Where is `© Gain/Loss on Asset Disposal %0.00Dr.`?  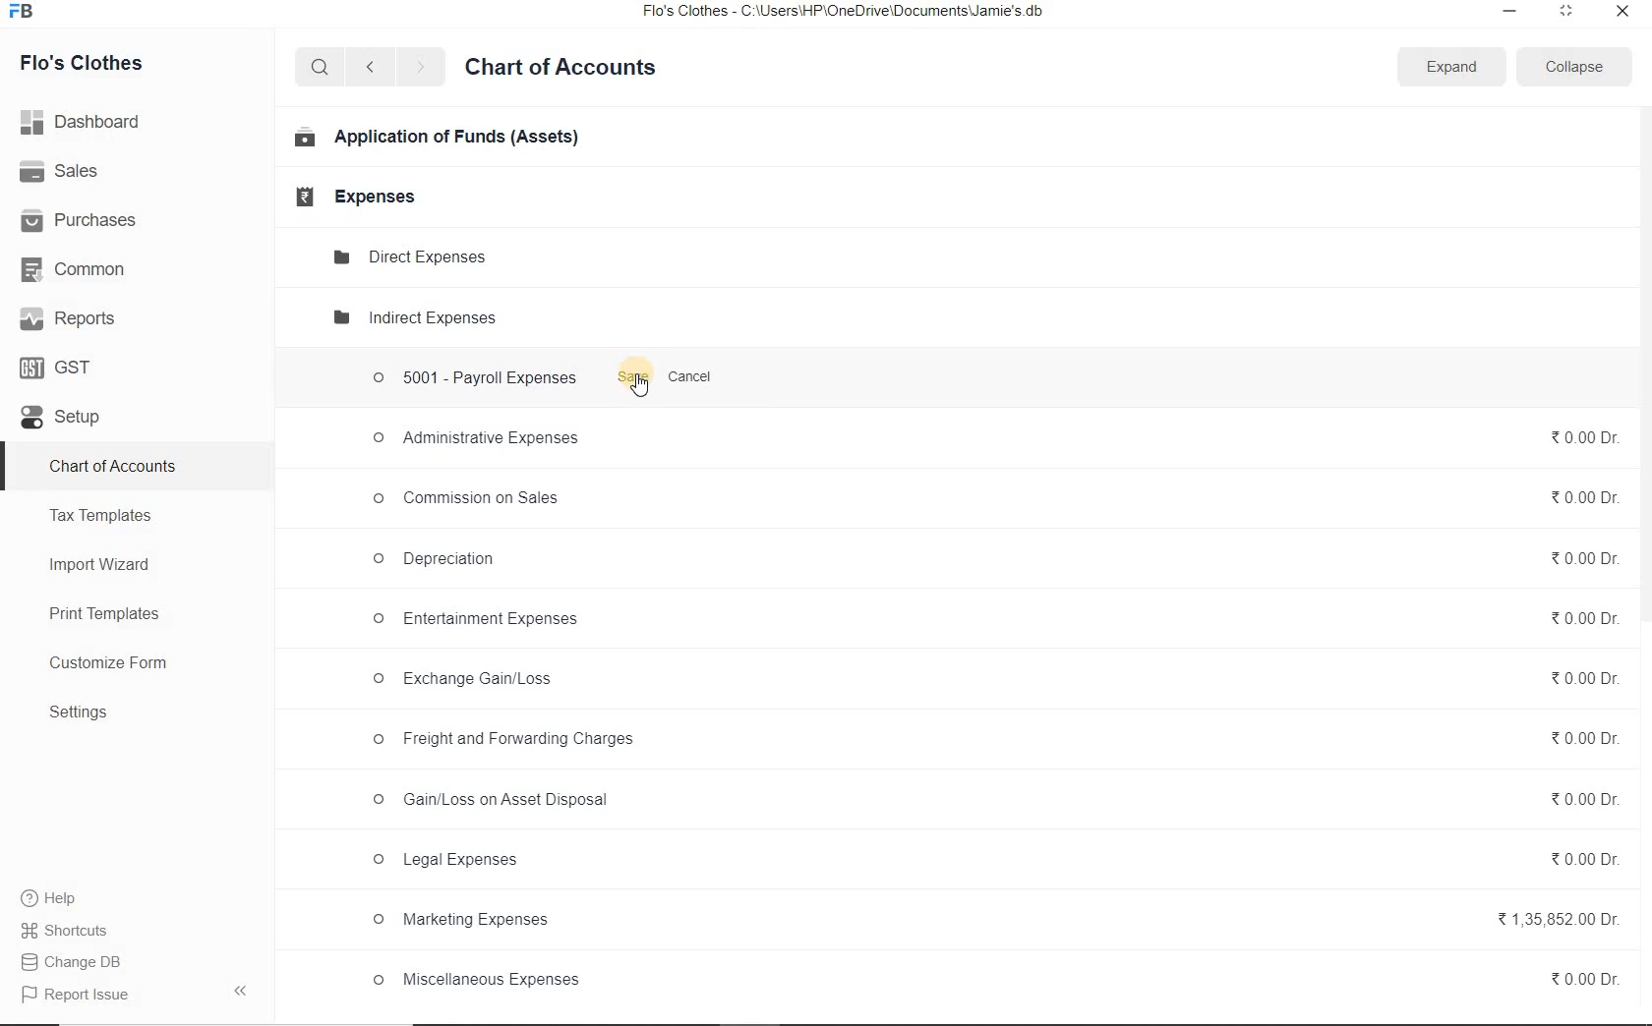
© Gain/Loss on Asset Disposal %0.00Dr. is located at coordinates (995, 803).